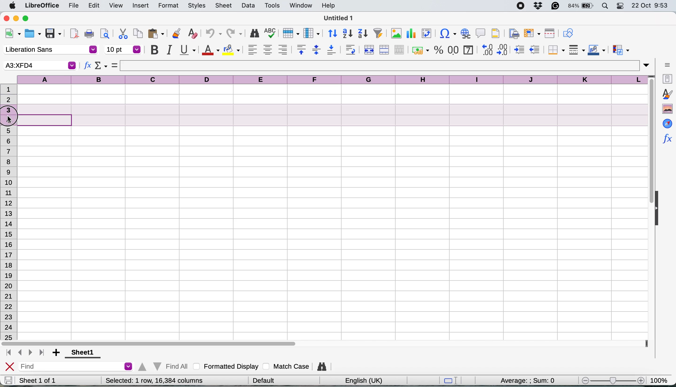 The image size is (676, 387). What do you see at coordinates (211, 34) in the screenshot?
I see `undo` at bounding box center [211, 34].